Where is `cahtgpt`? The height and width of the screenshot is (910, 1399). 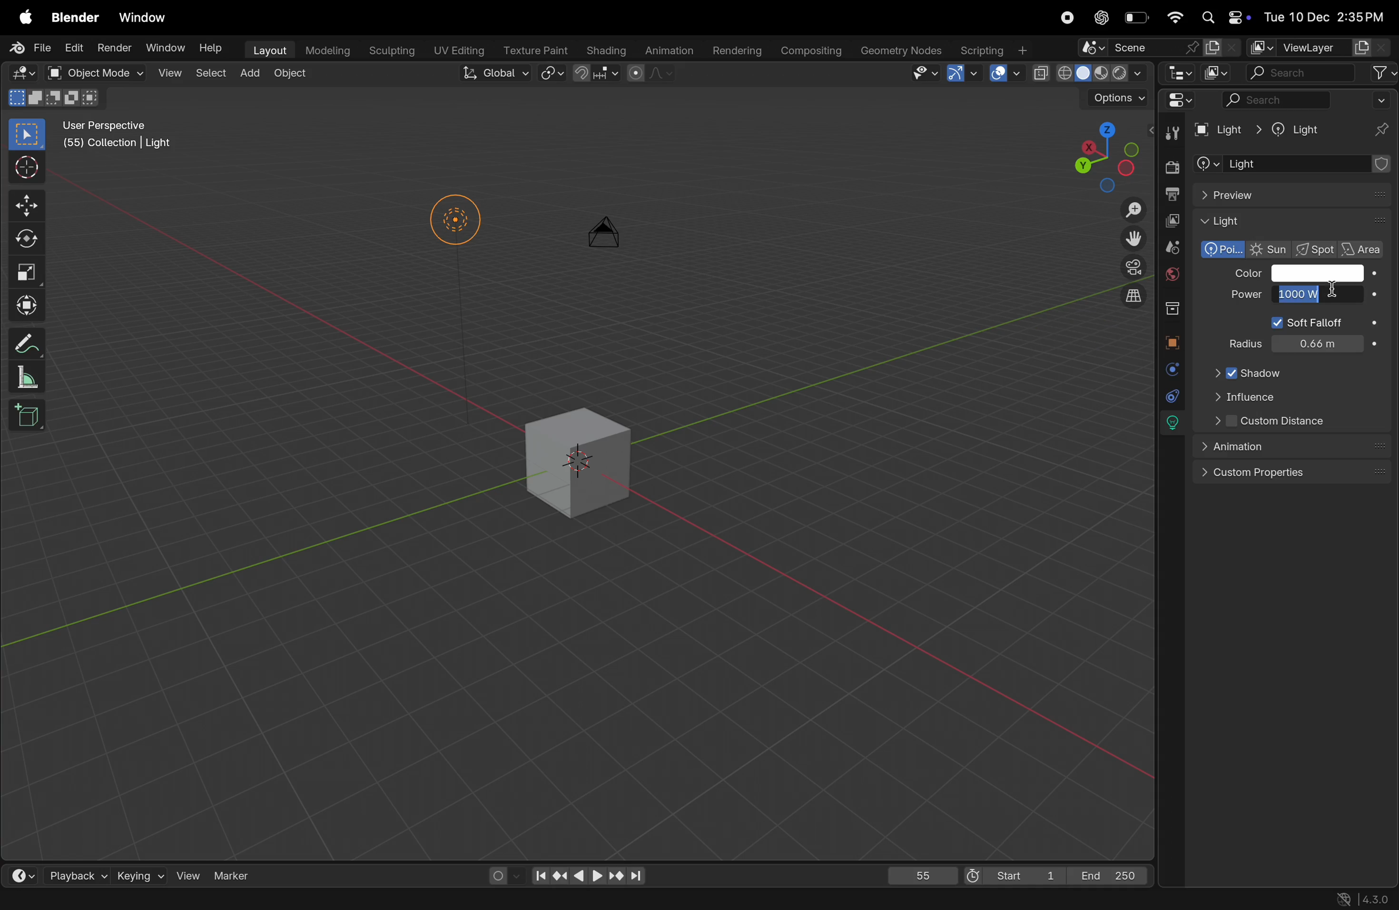 cahtgpt is located at coordinates (1100, 18).